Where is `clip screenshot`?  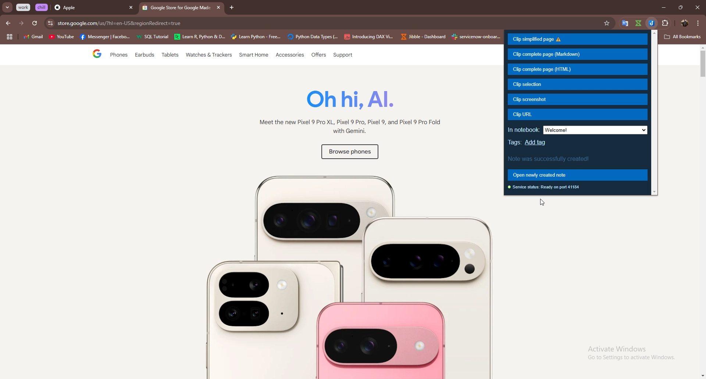 clip screenshot is located at coordinates (578, 99).